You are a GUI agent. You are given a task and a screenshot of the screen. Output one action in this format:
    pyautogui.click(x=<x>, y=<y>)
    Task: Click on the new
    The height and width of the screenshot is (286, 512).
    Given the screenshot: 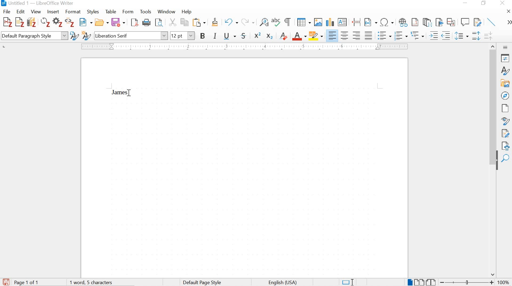 What is the action you would take?
    pyautogui.click(x=86, y=23)
    